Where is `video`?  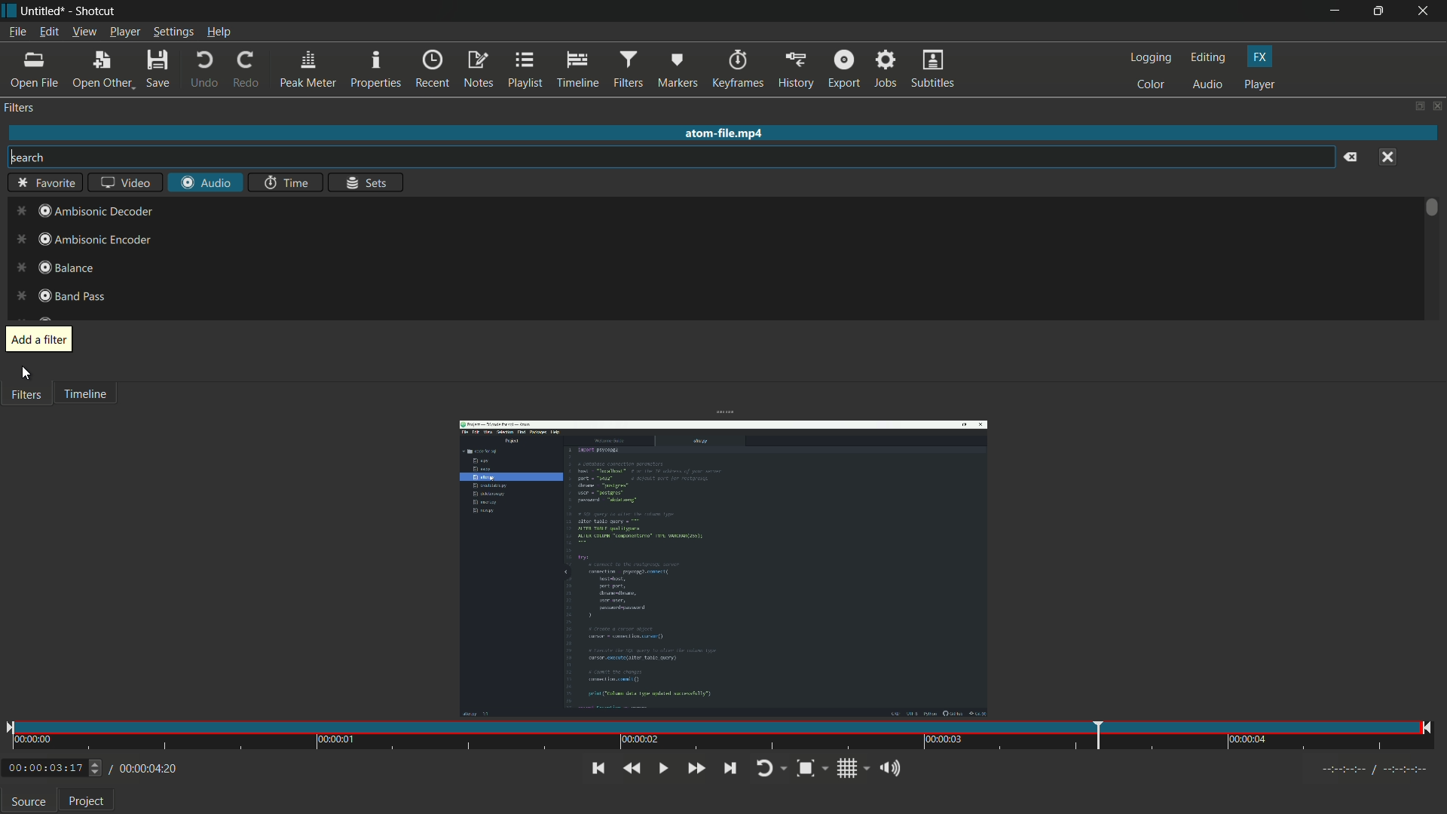 video is located at coordinates (126, 182).